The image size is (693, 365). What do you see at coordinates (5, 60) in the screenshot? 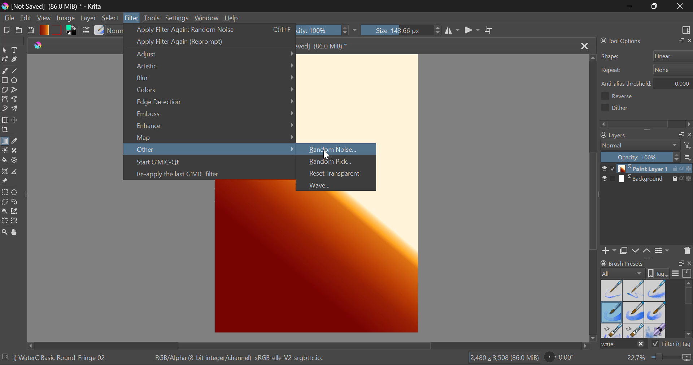
I see `Edit Shapes` at bounding box center [5, 60].